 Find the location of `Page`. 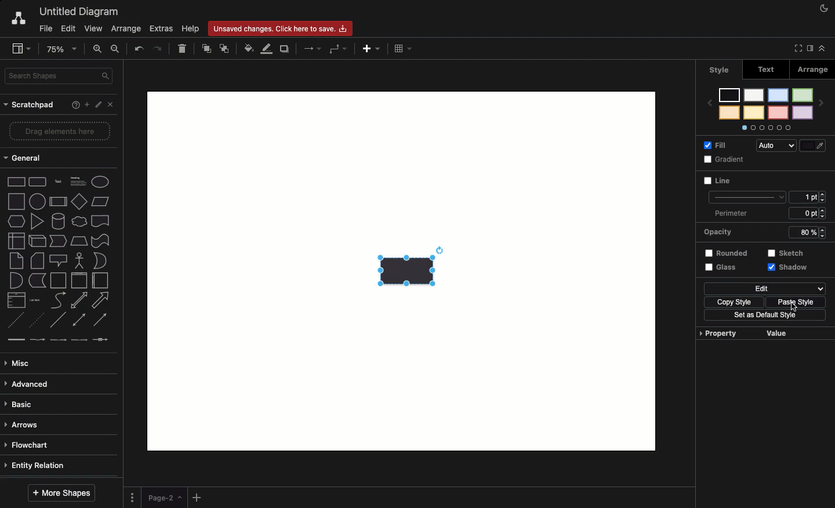

Page is located at coordinates (164, 498).